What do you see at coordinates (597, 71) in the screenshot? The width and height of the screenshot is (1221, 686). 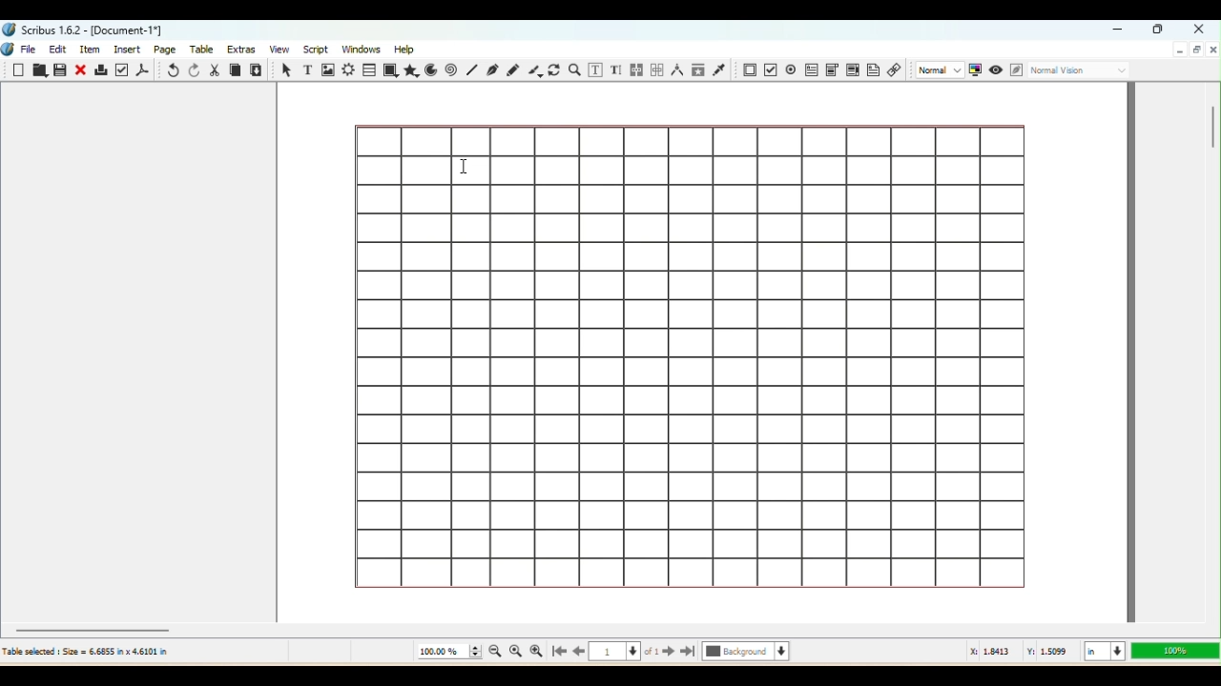 I see `Edit contents of Frame` at bounding box center [597, 71].